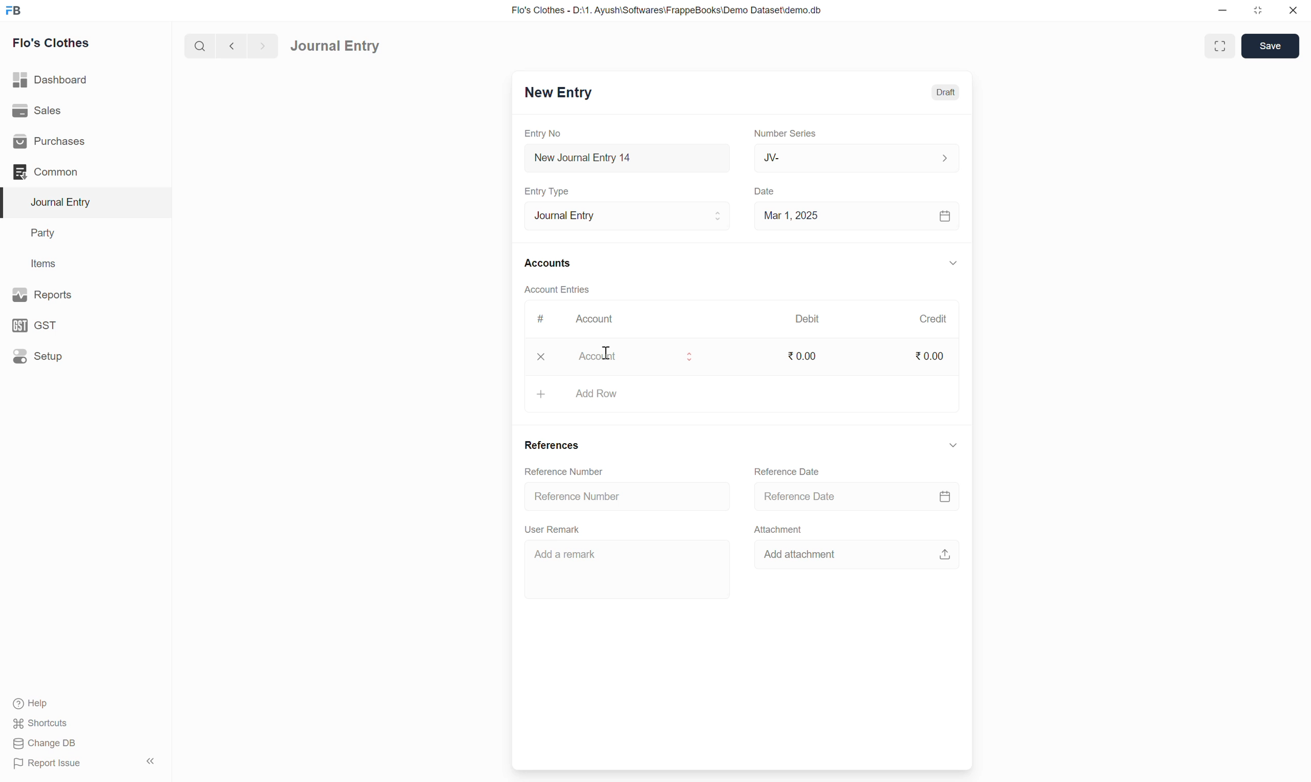 This screenshot has width=1311, height=782. Describe the element at coordinates (808, 318) in the screenshot. I see `Debit` at that location.